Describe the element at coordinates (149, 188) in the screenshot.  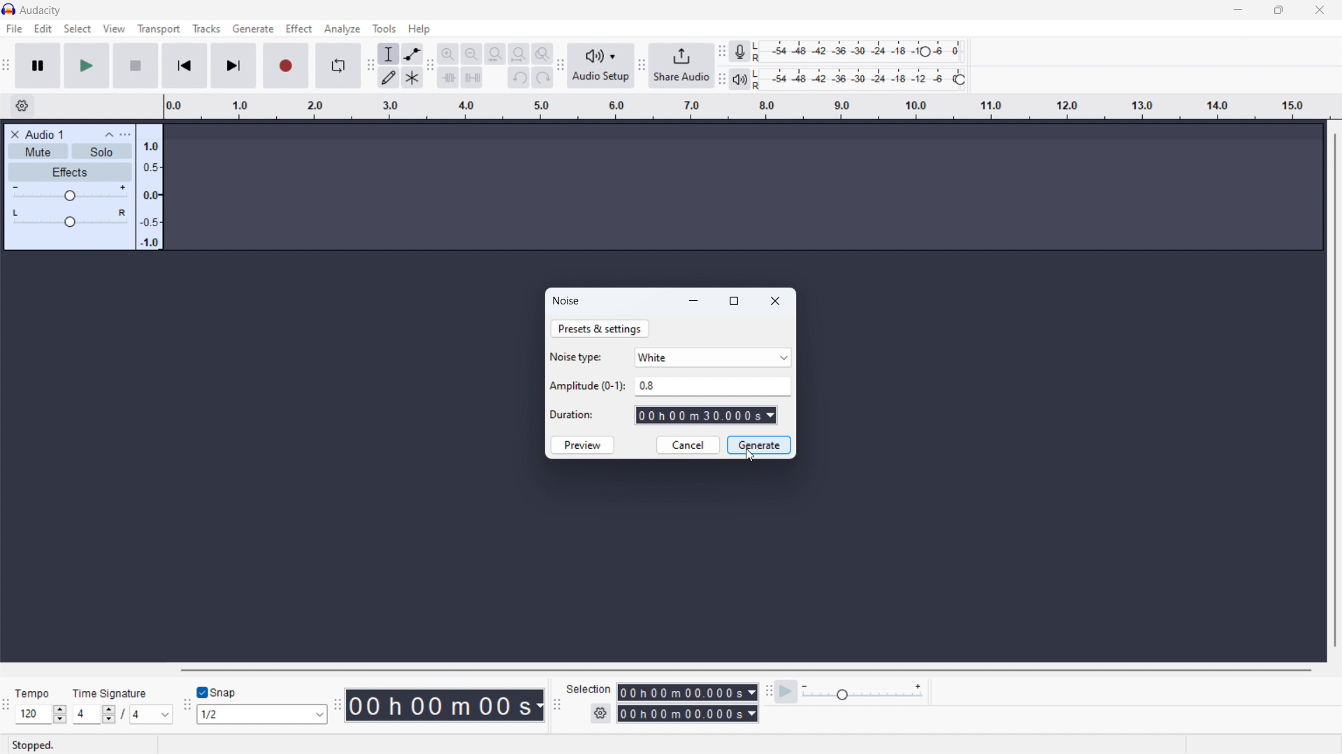
I see `amplitude` at that location.